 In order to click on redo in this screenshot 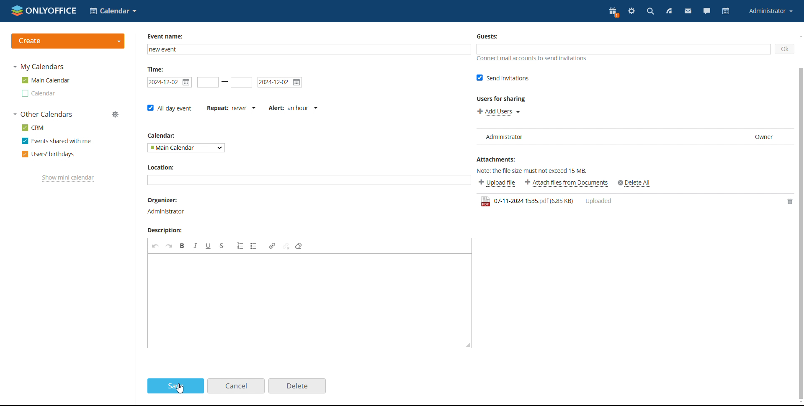, I will do `click(169, 244)`.